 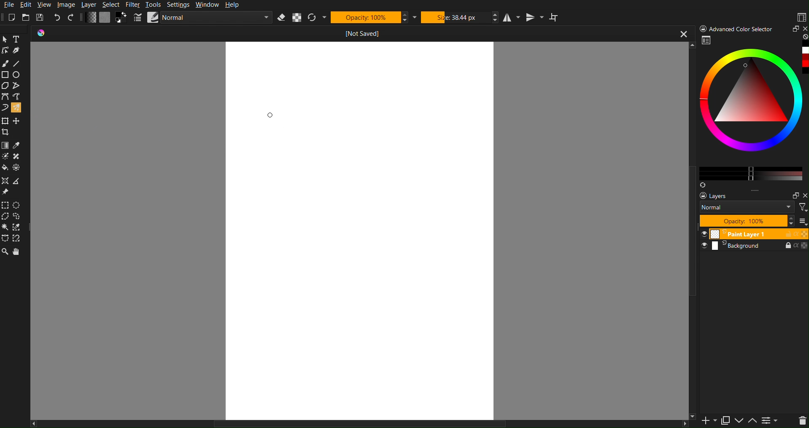 What do you see at coordinates (6, 217) in the screenshot?
I see `Polygon selection Tool` at bounding box center [6, 217].